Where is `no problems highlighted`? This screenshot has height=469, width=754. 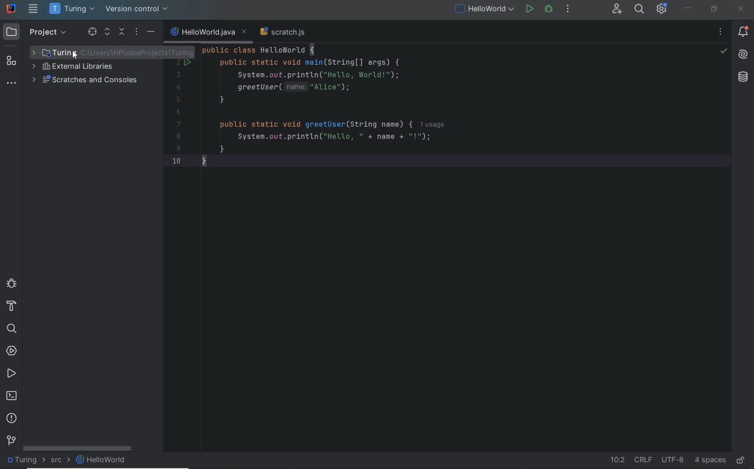 no problems highlighted is located at coordinates (724, 51).